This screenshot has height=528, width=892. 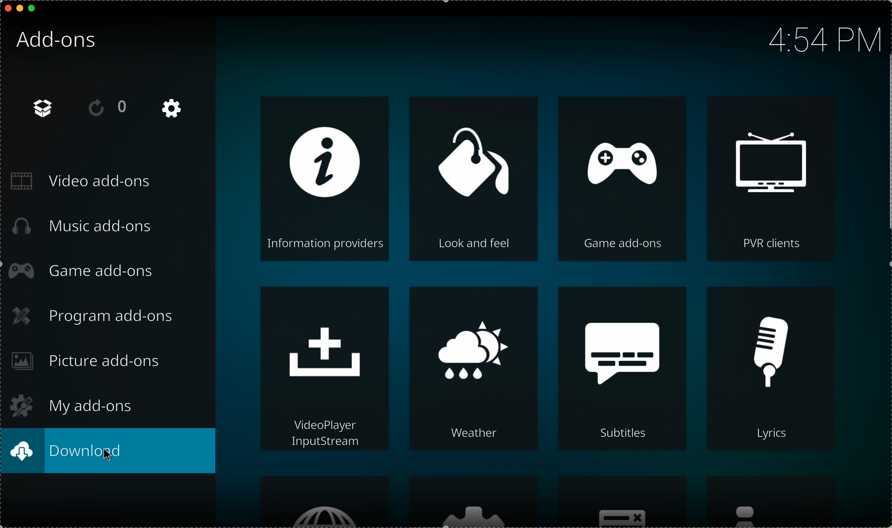 I want to click on add ons, so click(x=45, y=109).